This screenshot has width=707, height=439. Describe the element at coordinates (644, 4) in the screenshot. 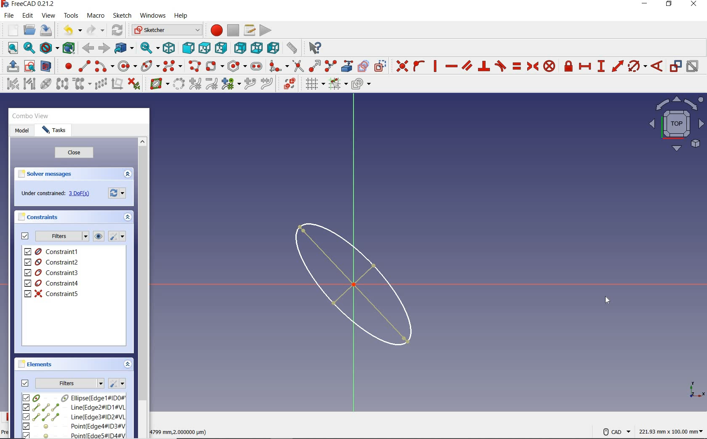

I see `minimize` at that location.